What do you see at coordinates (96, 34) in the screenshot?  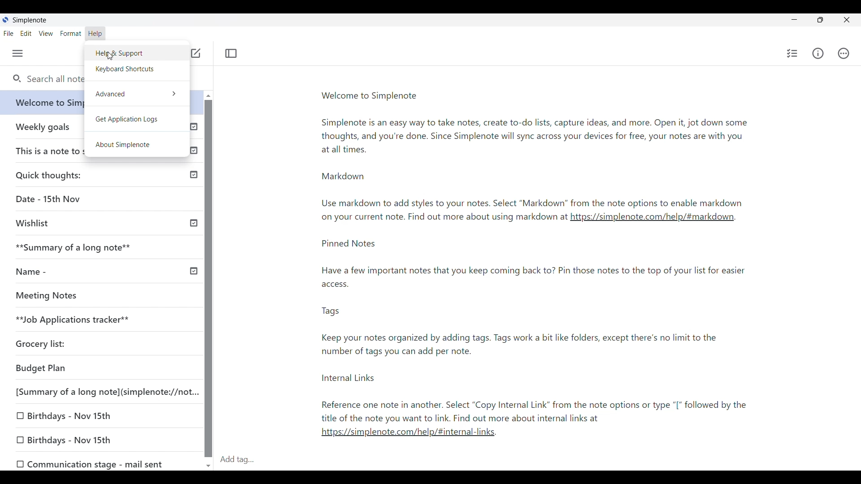 I see `Help menu` at bounding box center [96, 34].